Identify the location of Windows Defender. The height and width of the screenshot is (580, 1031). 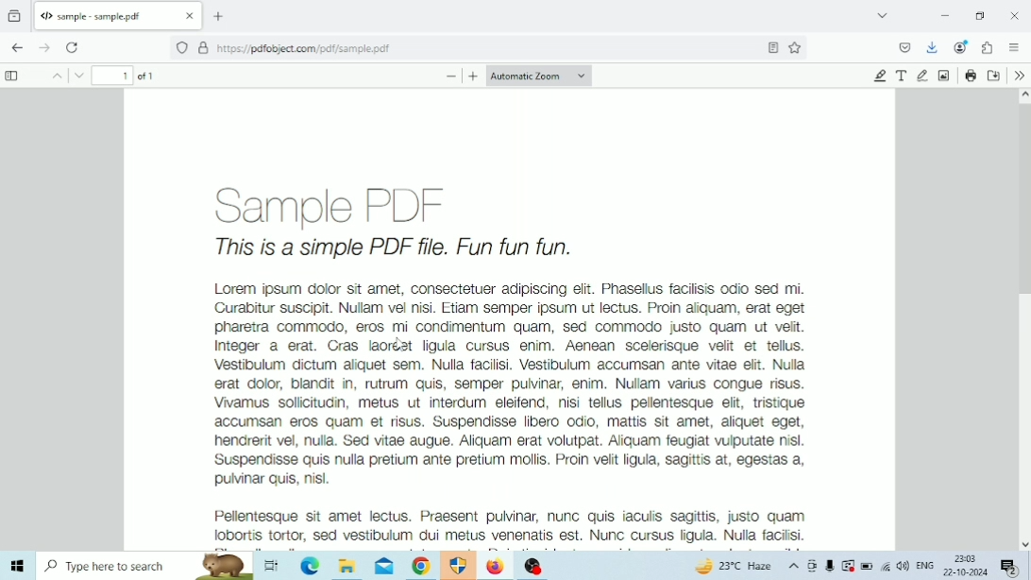
(460, 566).